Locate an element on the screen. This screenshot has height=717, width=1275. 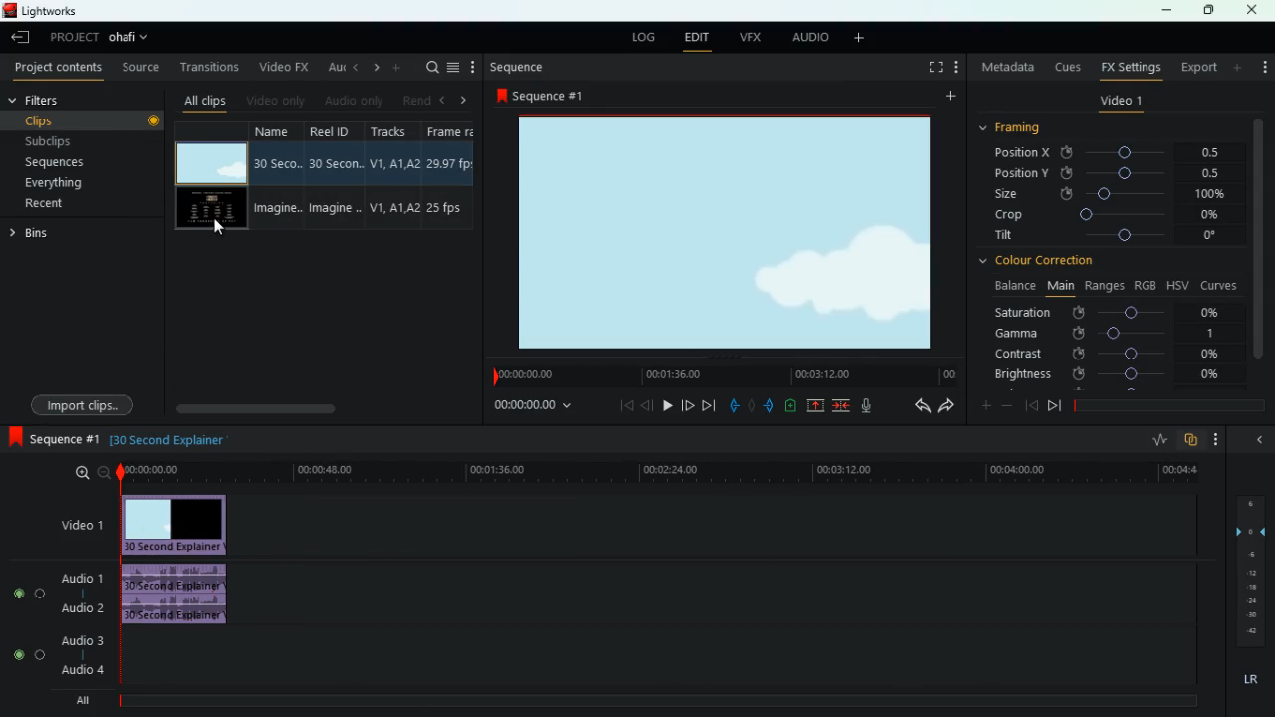
sequence is located at coordinates (519, 67).